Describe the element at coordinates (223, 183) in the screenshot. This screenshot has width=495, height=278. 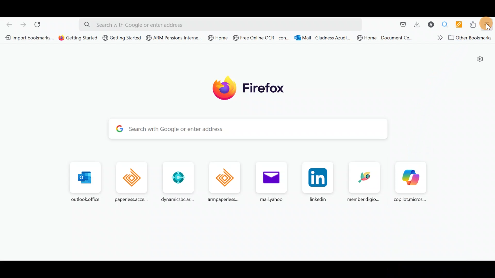
I see `armpaperless....` at that location.